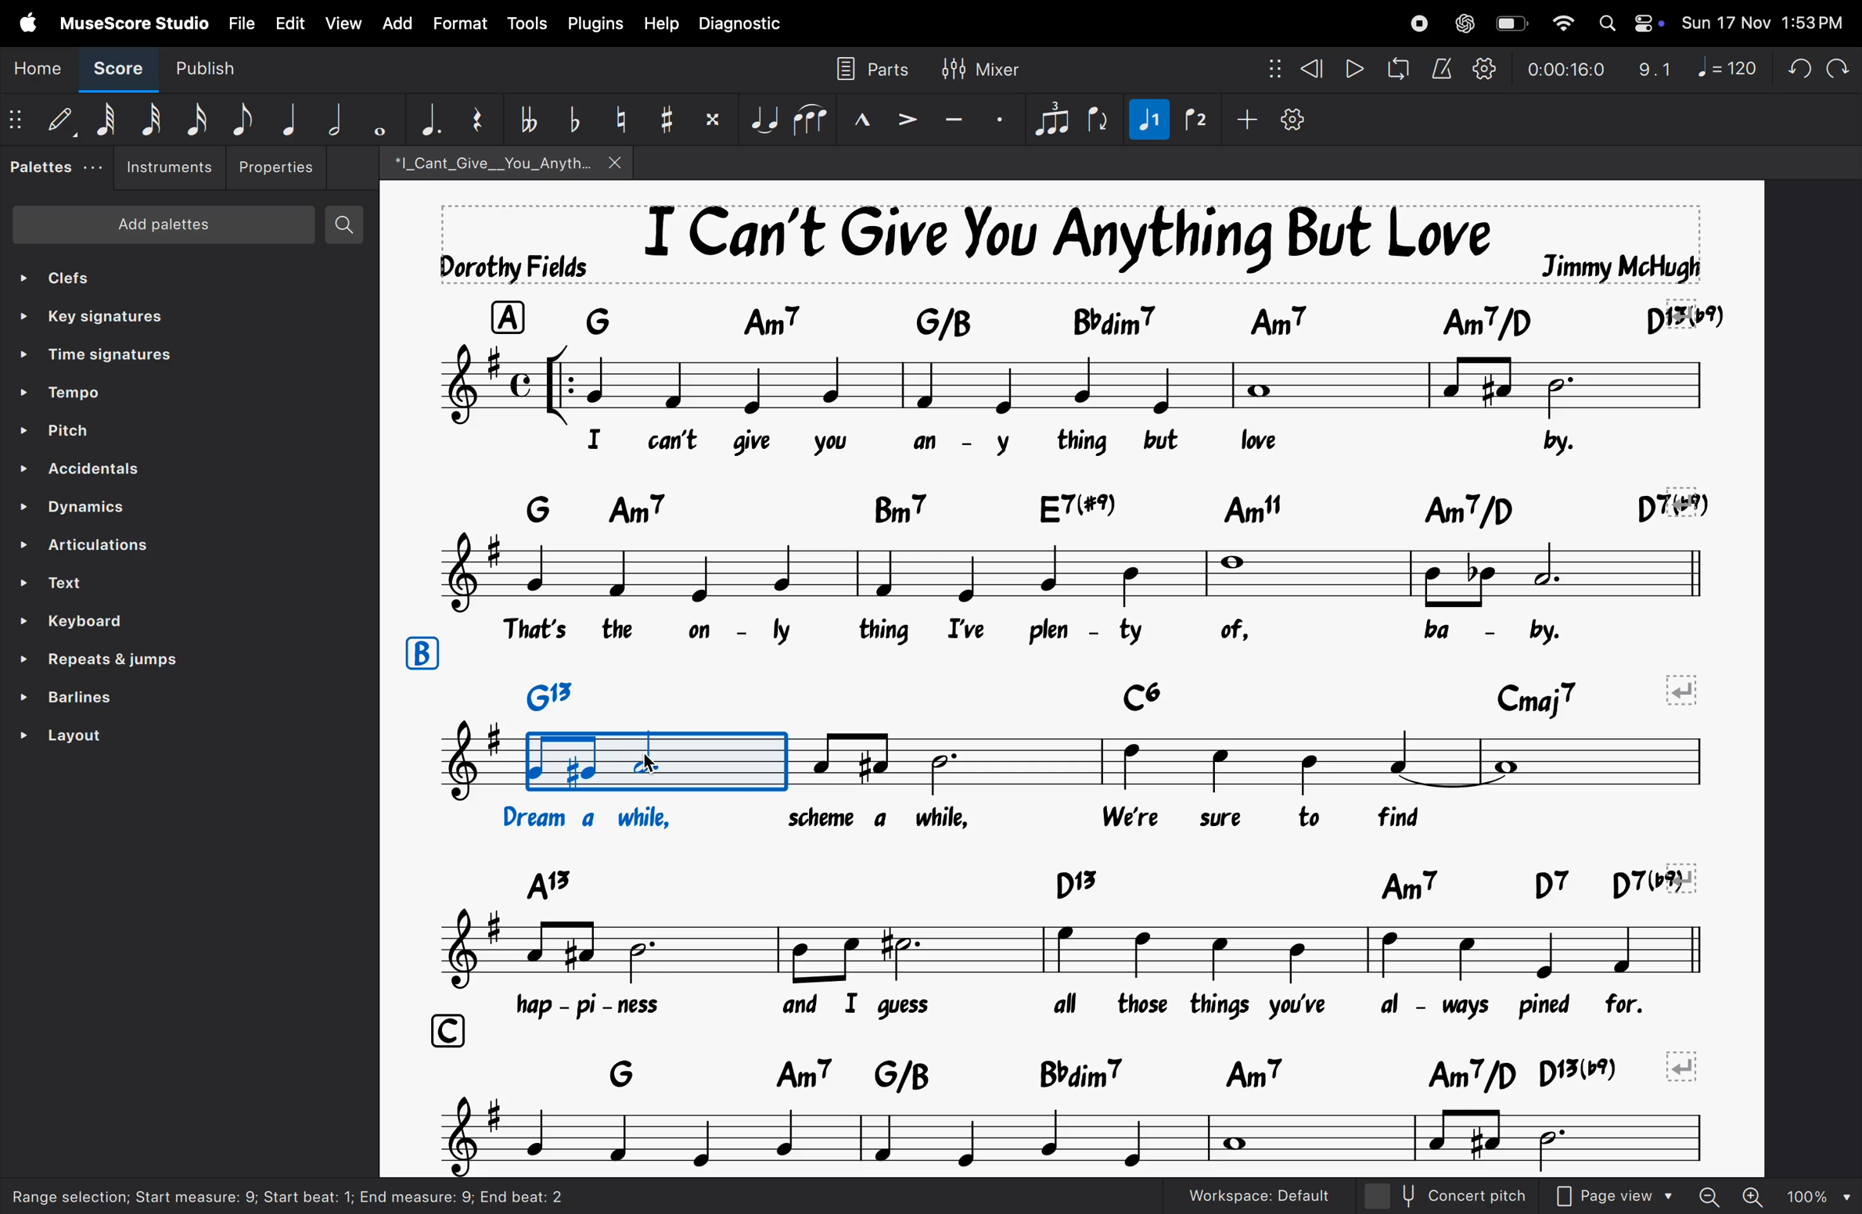 This screenshot has height=1214, width=1862. Describe the element at coordinates (989, 68) in the screenshot. I see `mixer` at that location.